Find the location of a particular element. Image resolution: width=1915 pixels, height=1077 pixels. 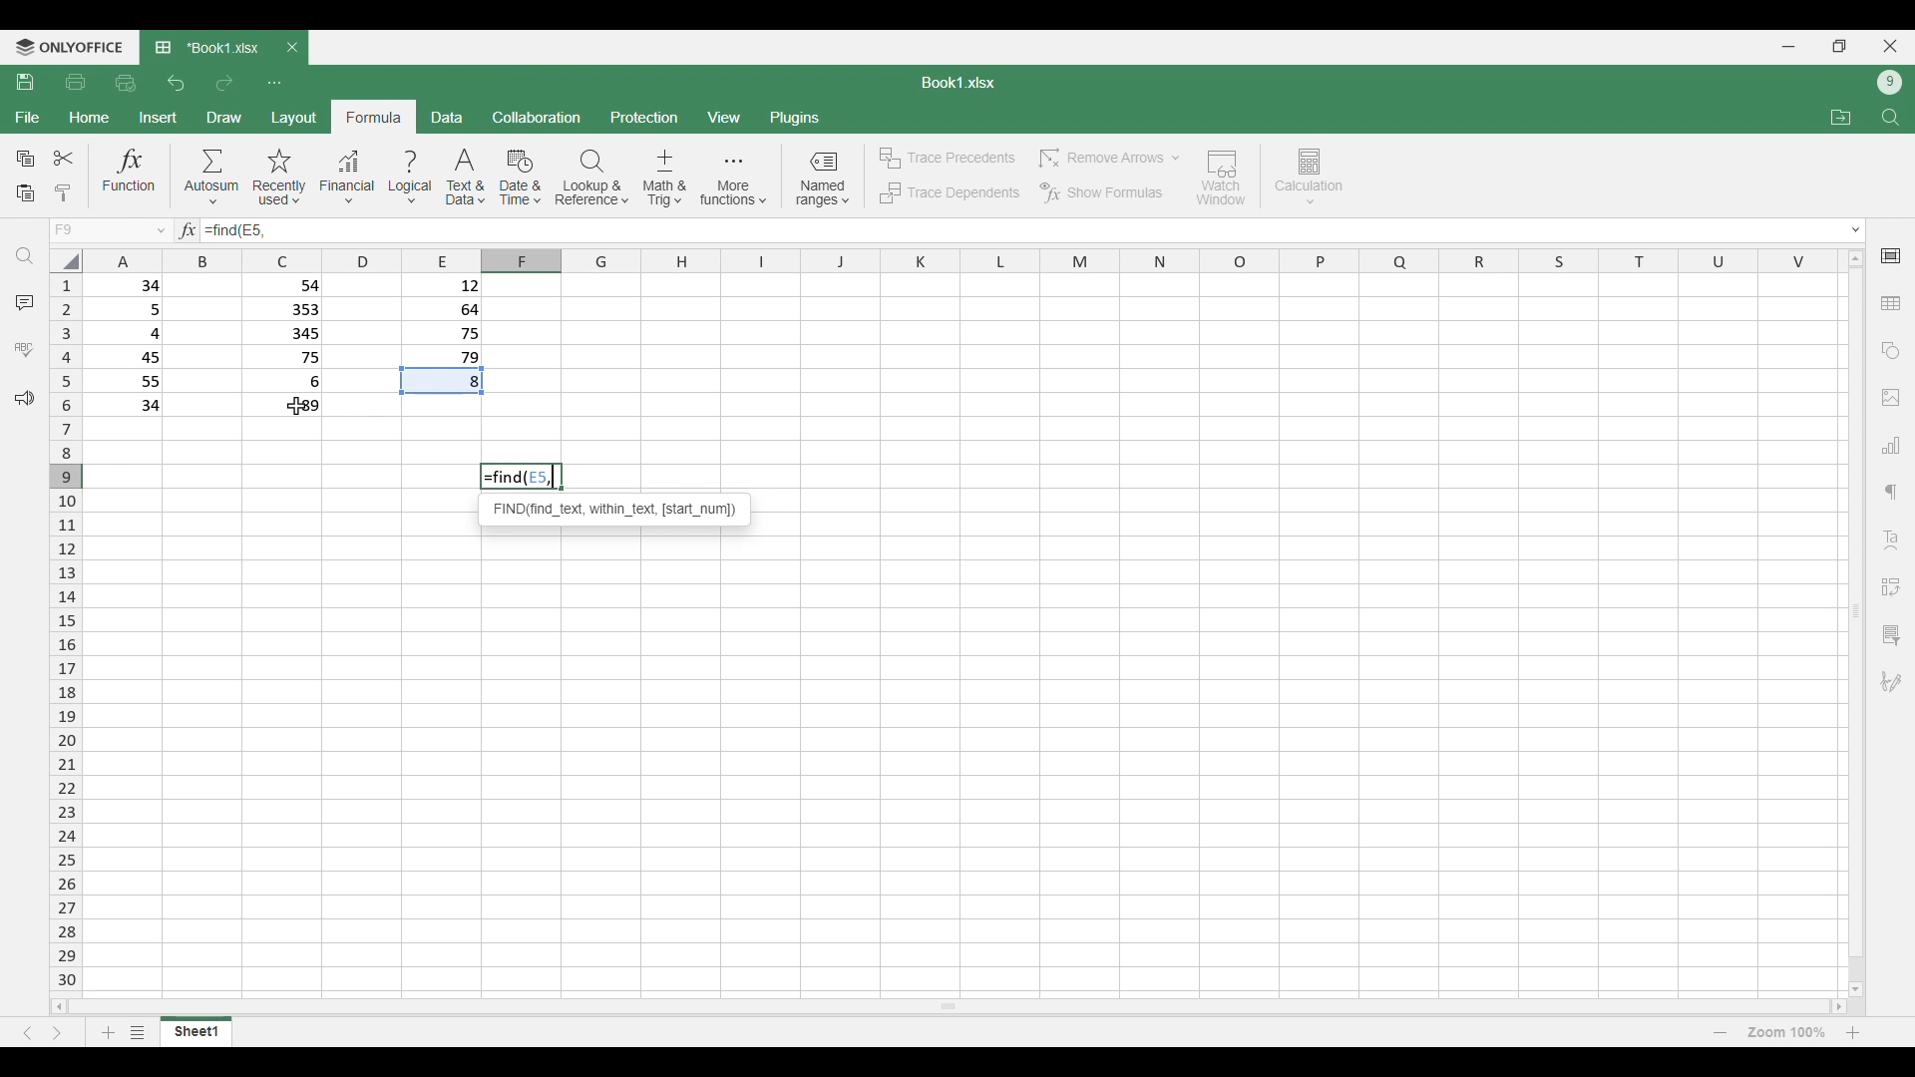

Function typed in is located at coordinates (219, 230).